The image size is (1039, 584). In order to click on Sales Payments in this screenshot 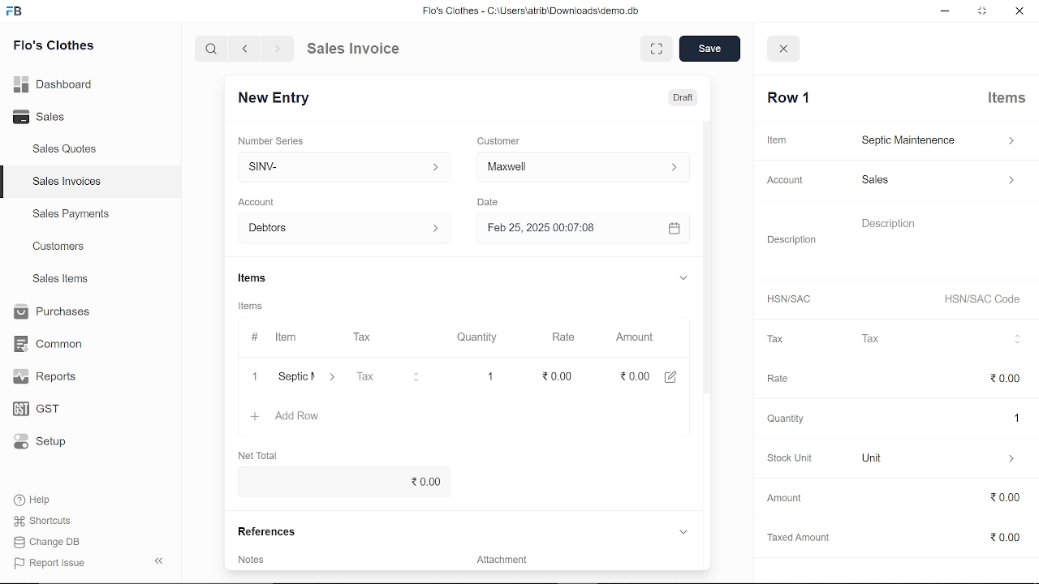, I will do `click(71, 214)`.